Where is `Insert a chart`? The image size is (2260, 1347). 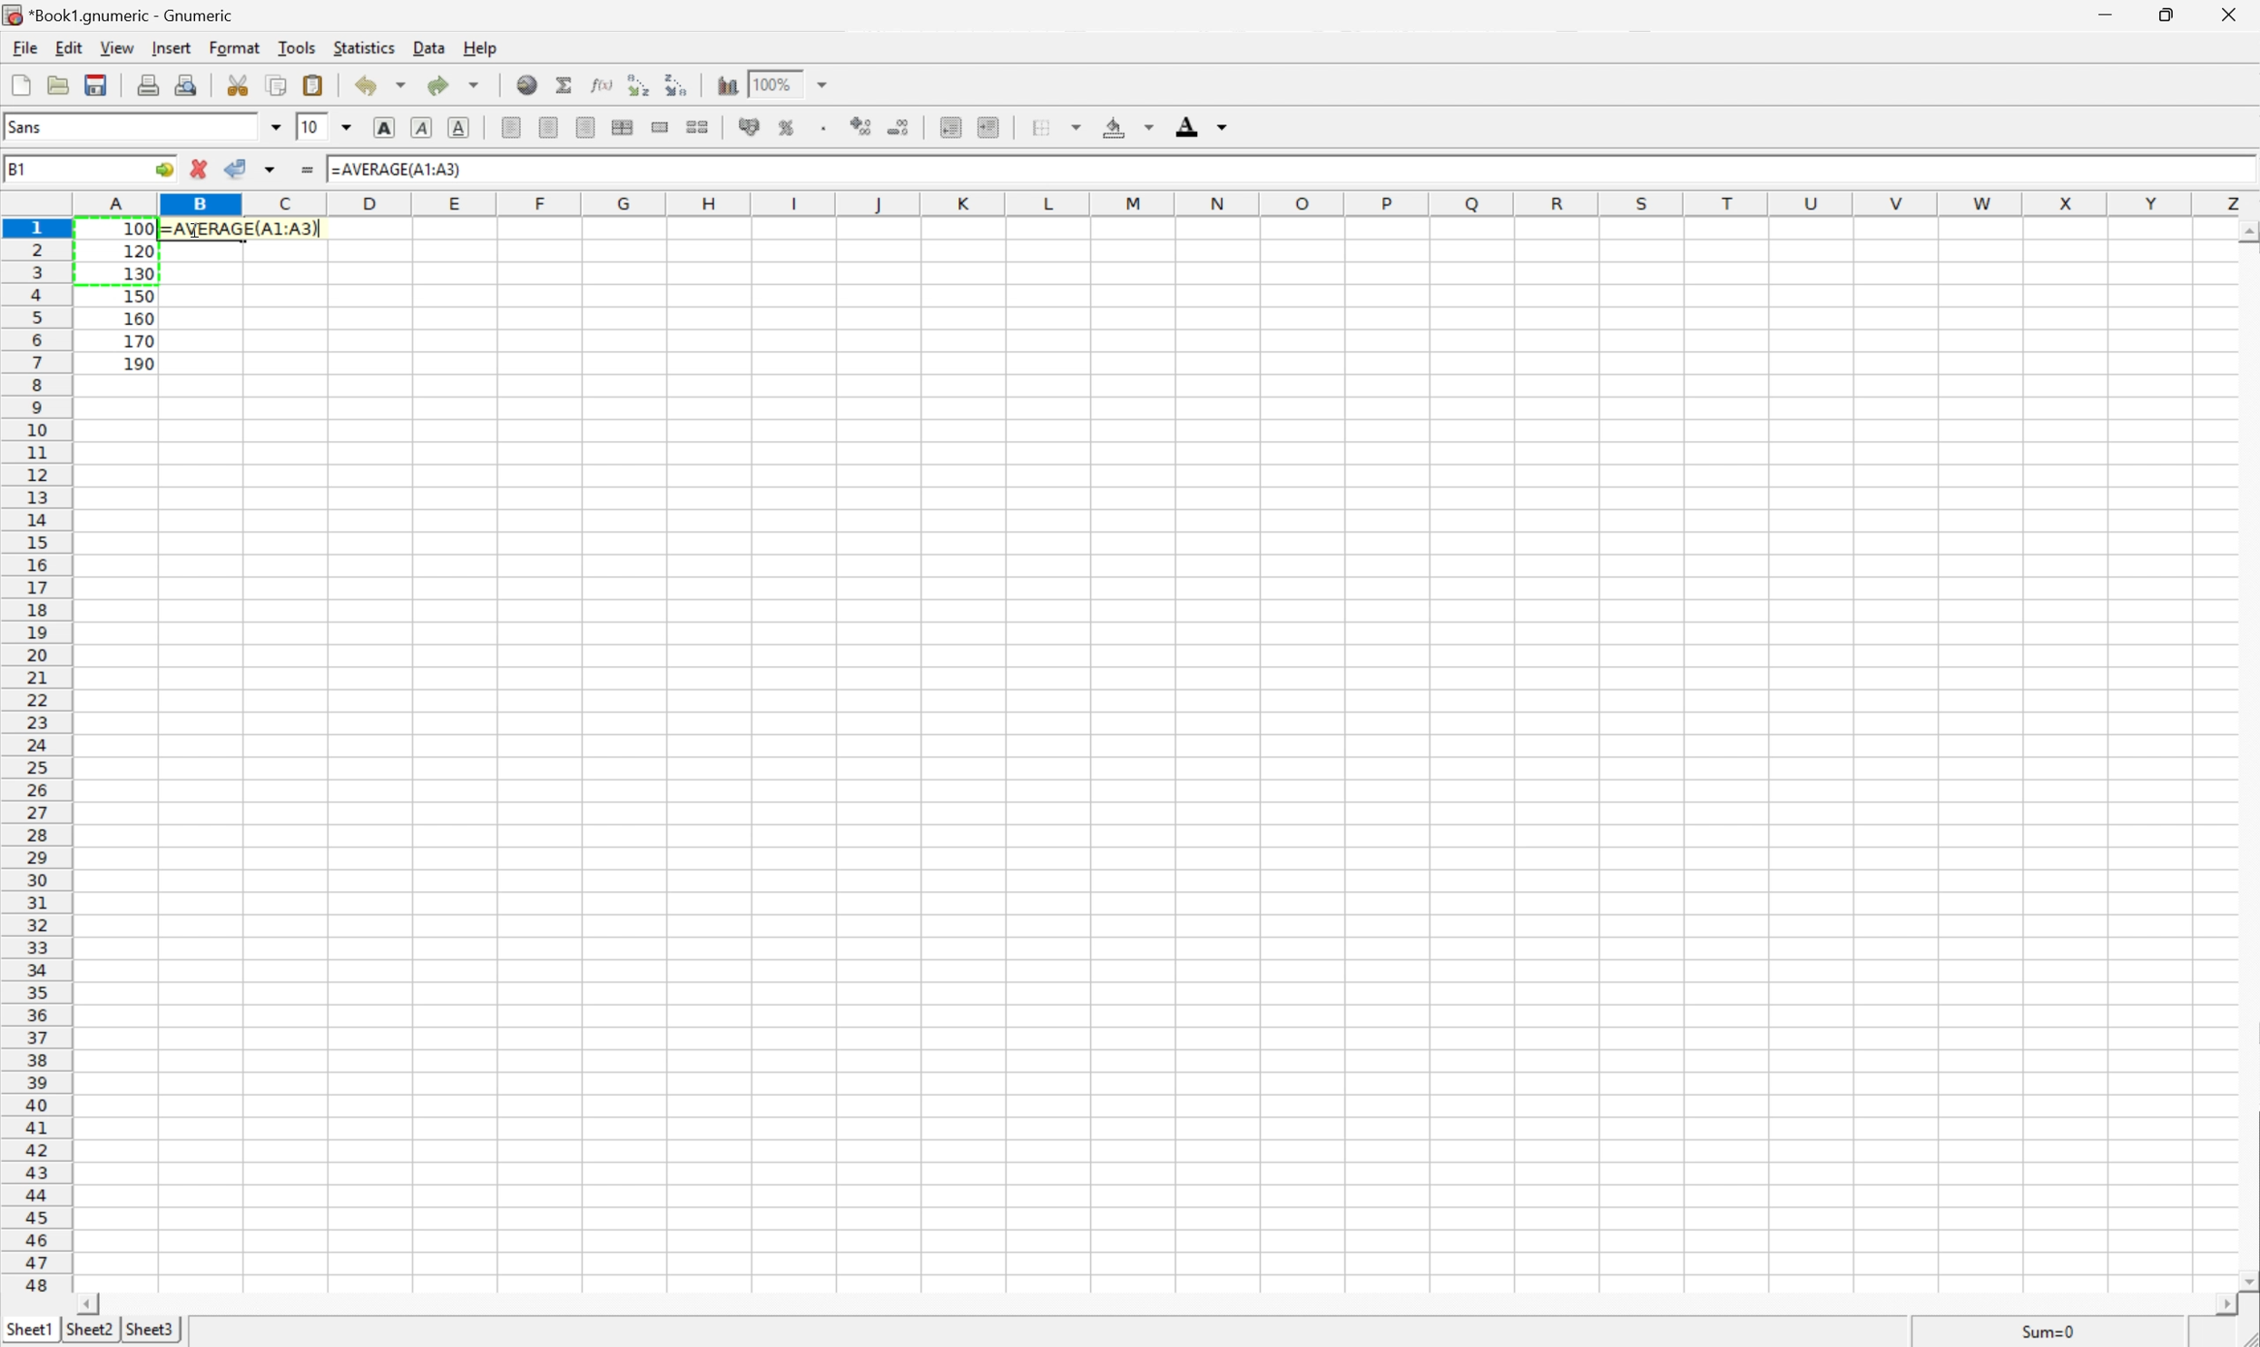
Insert a chart is located at coordinates (726, 84).